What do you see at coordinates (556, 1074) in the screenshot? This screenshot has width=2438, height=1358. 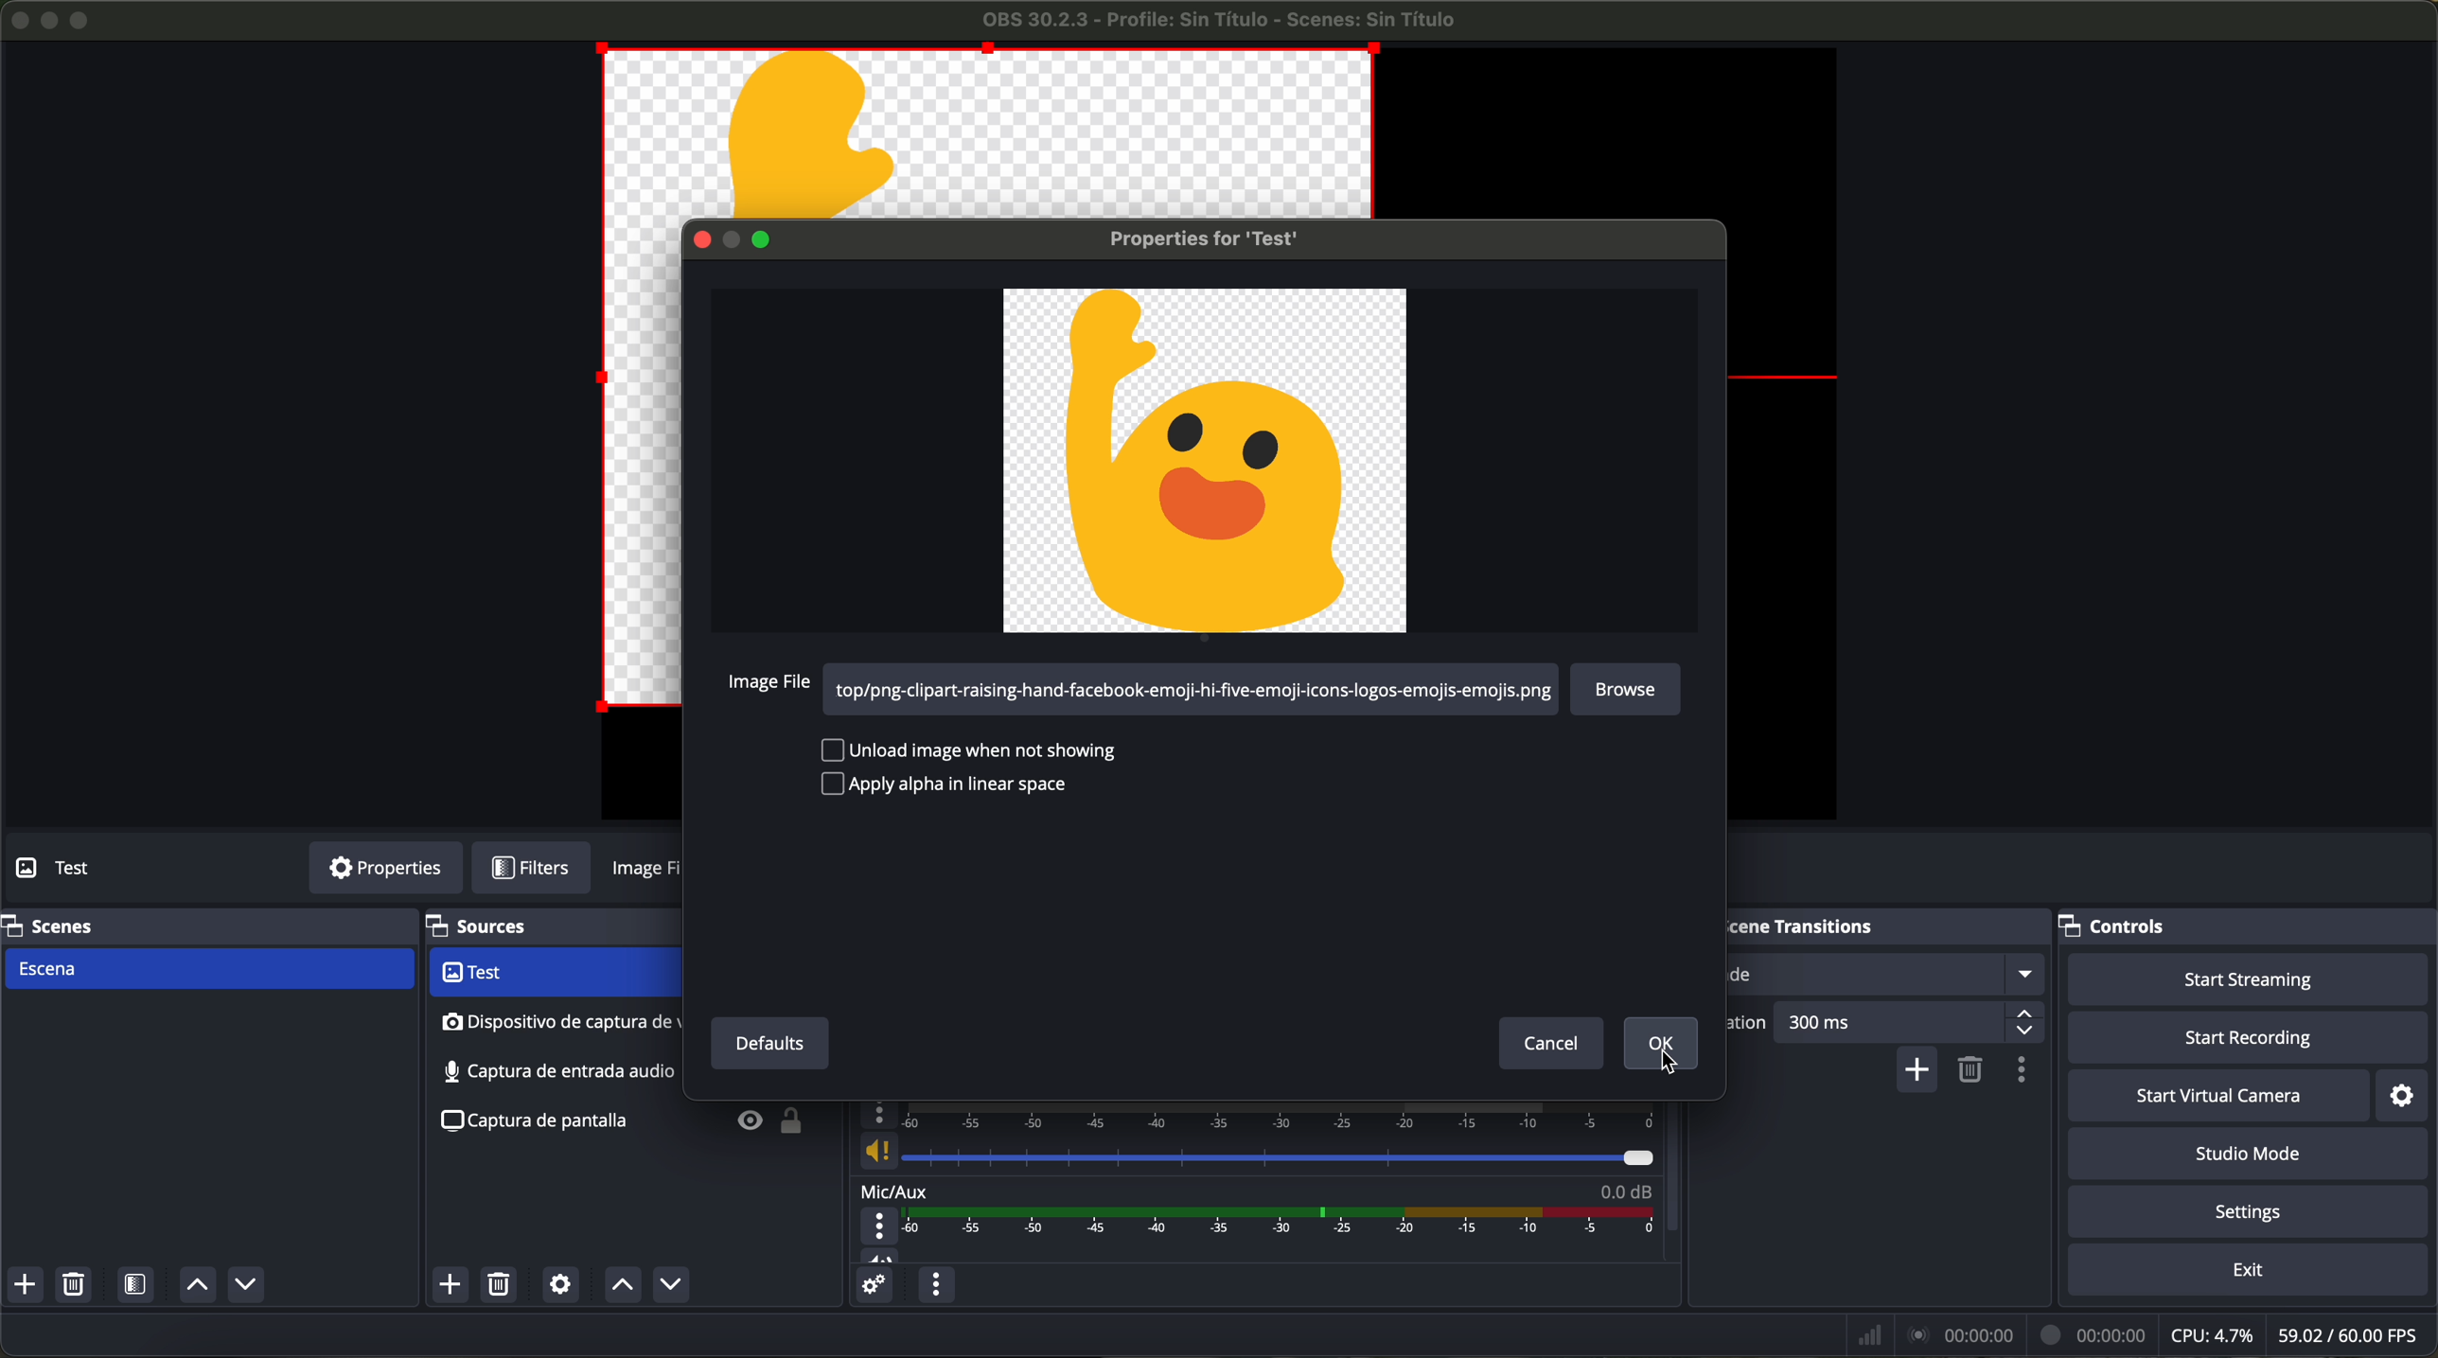 I see `screenshot` at bounding box center [556, 1074].